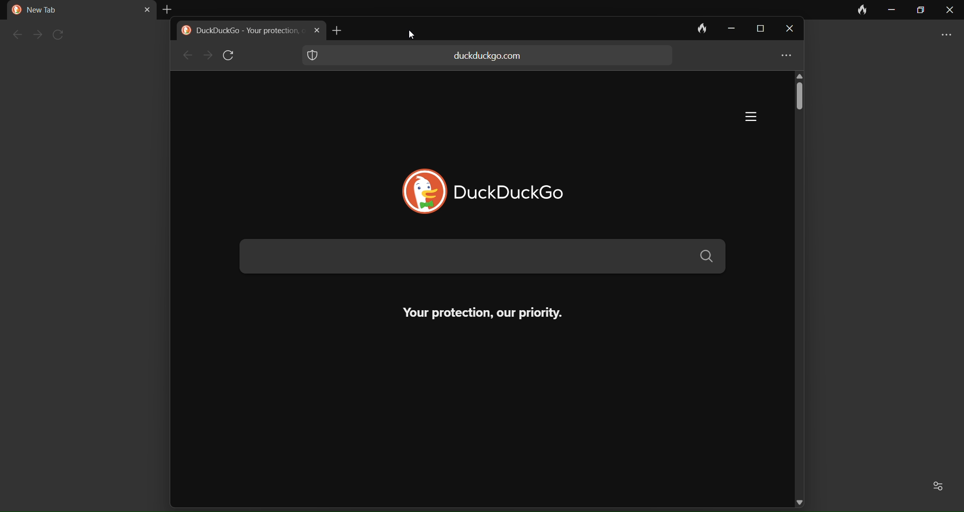  Describe the element at coordinates (728, 29) in the screenshot. I see `minimize` at that location.